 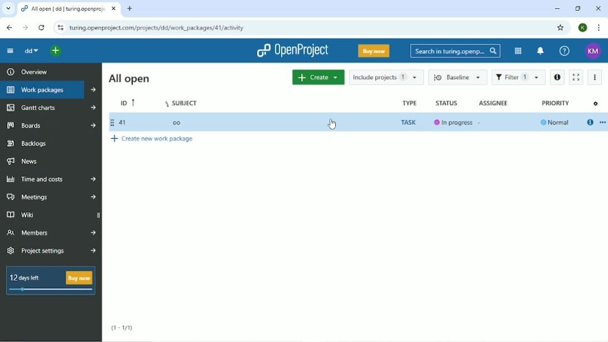 I want to click on Status, so click(x=448, y=102).